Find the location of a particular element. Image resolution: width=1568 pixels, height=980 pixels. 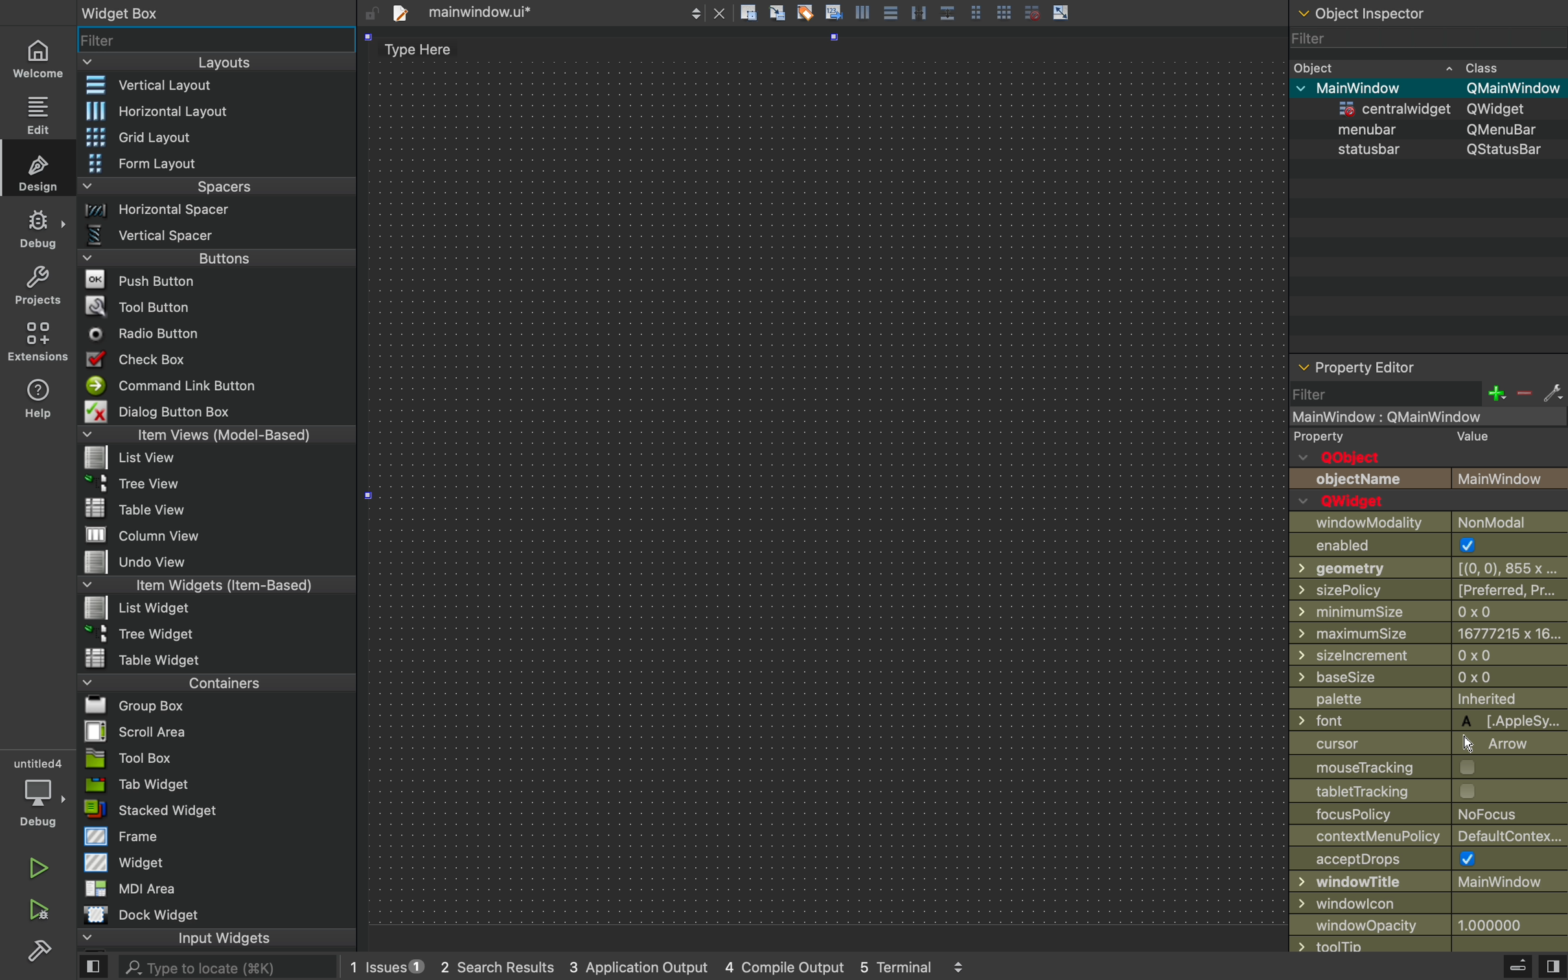

icon is located at coordinates (864, 12).